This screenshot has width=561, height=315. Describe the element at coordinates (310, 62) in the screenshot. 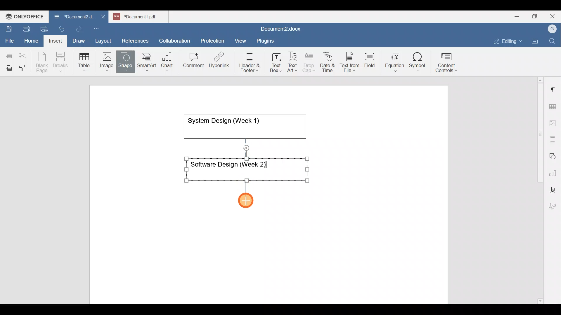

I see `Drop cap` at that location.